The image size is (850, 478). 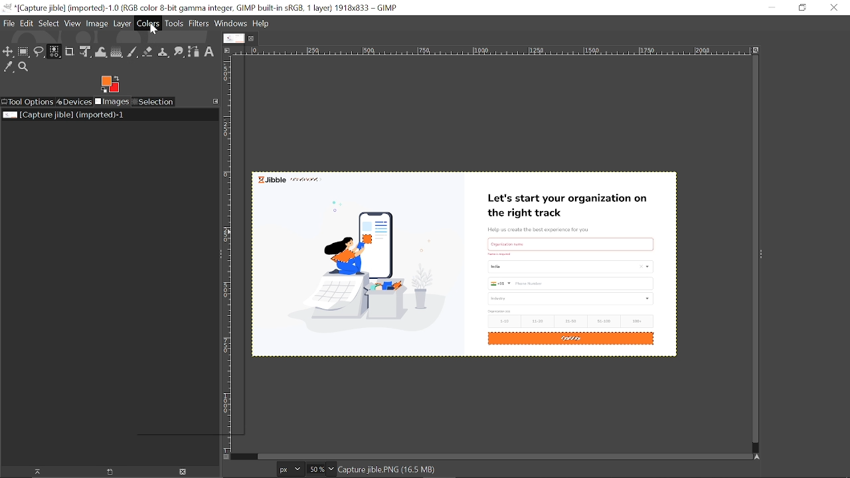 I want to click on Eraser tool, so click(x=147, y=52).